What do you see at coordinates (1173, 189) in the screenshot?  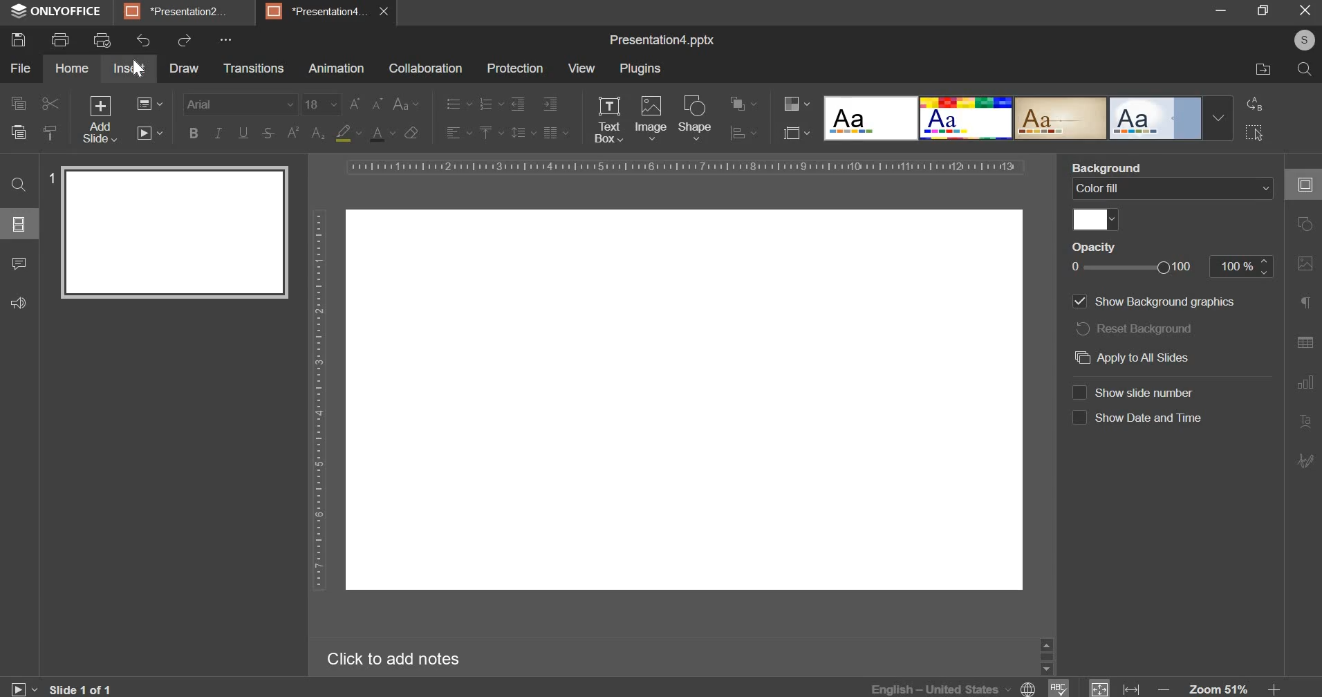 I see `background fill` at bounding box center [1173, 189].